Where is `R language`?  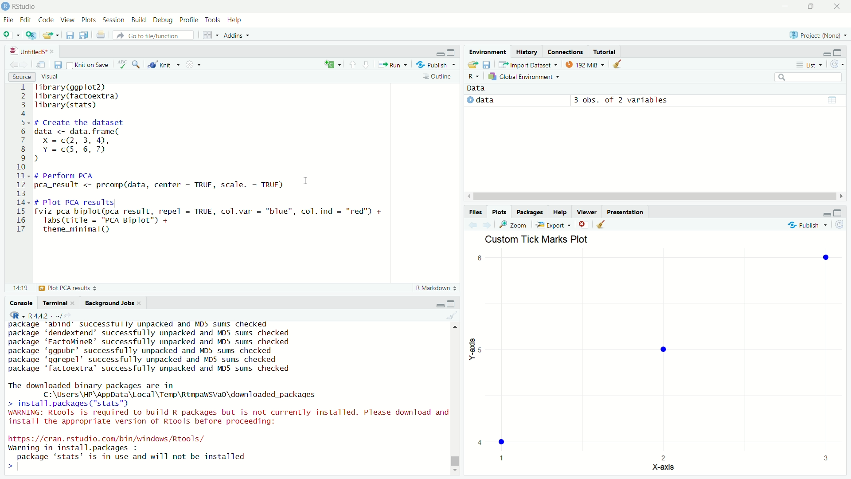
R language is located at coordinates (16, 315).